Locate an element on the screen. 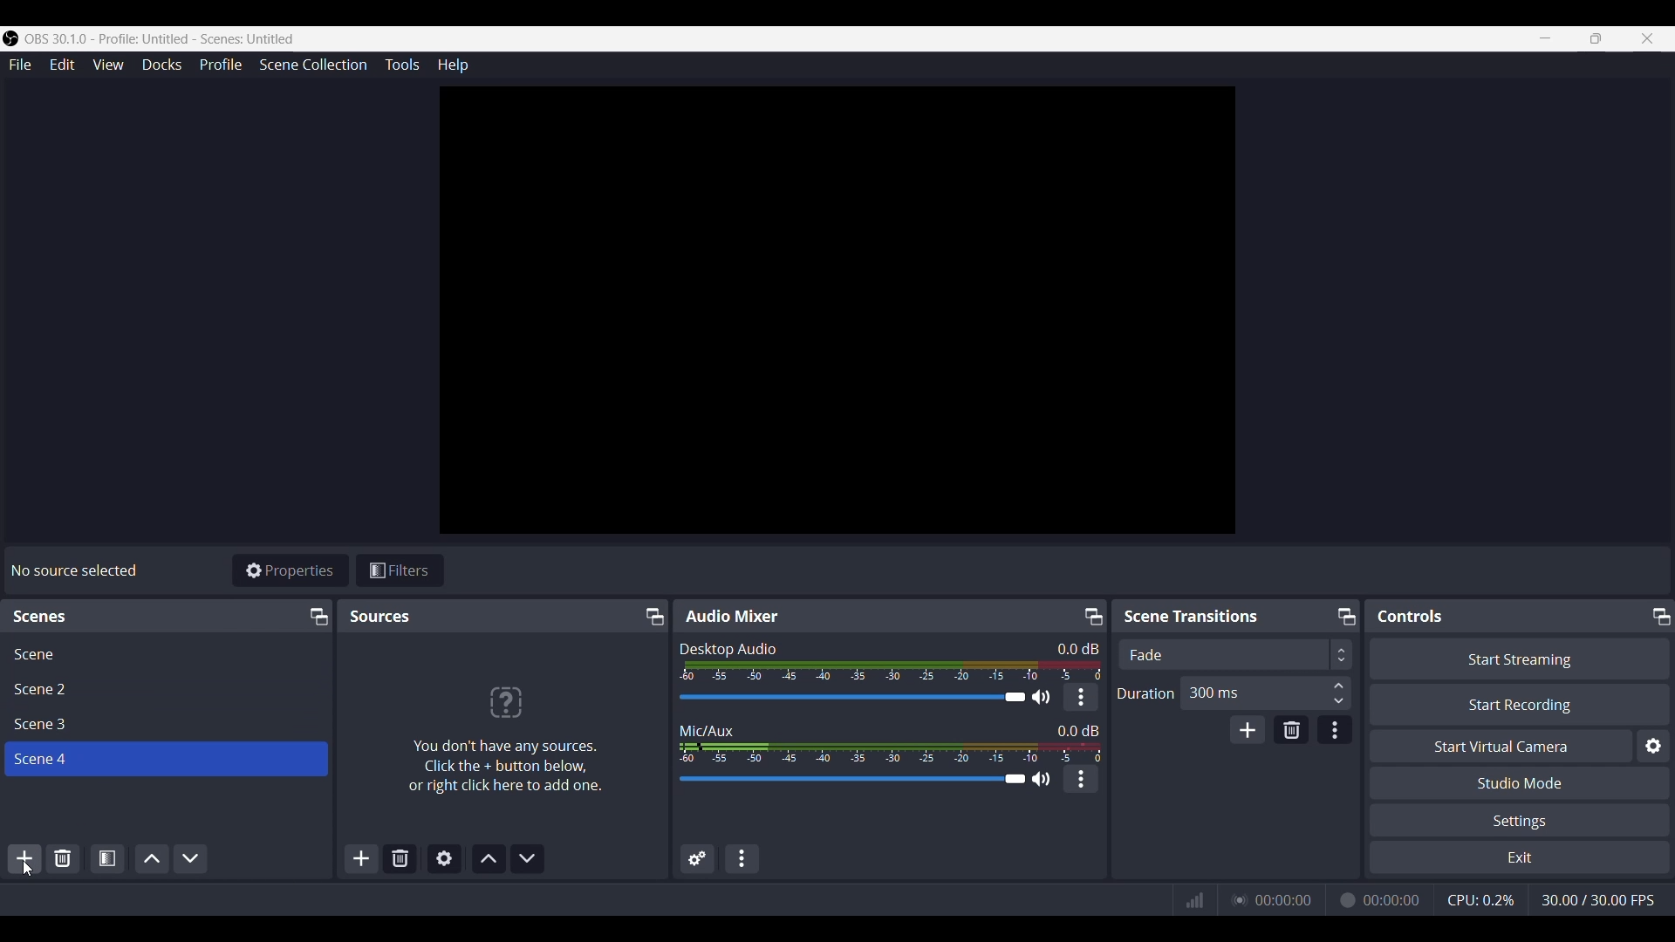 This screenshot has height=942, width=1675. Streaming is located at coordinates (1238, 899).